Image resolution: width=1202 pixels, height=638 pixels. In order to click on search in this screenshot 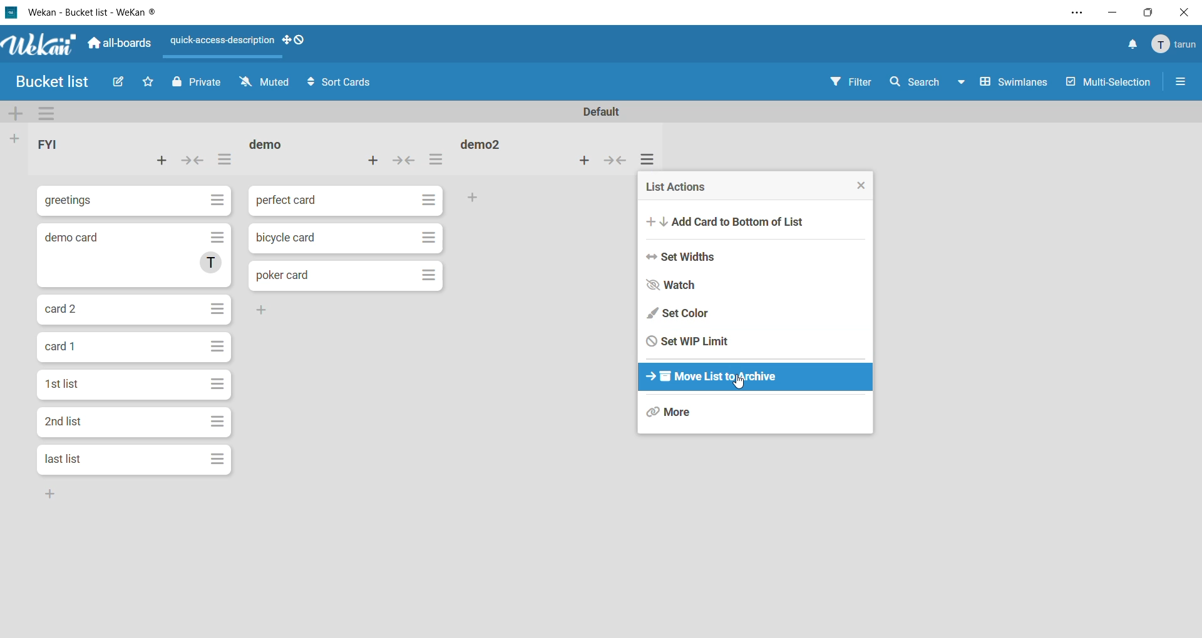, I will do `click(928, 83)`.